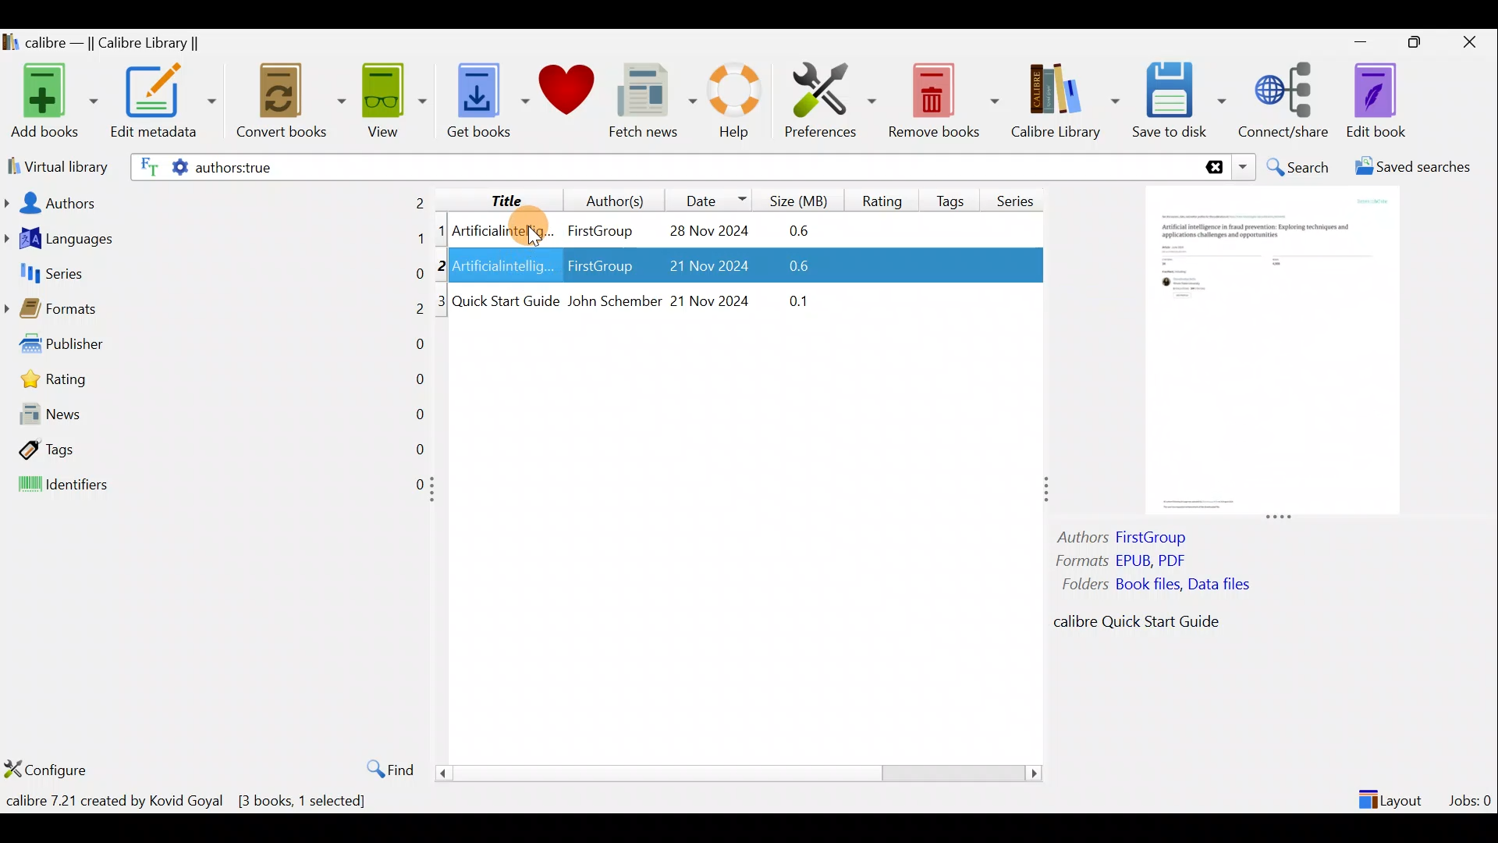 The width and height of the screenshot is (1498, 843). What do you see at coordinates (392, 99) in the screenshot?
I see `View` at bounding box center [392, 99].